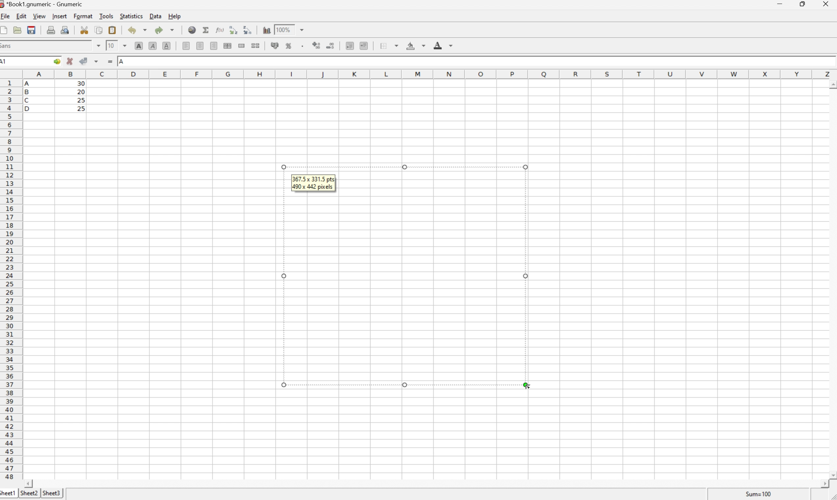 Image resolution: width=837 pixels, height=500 pixels. What do you see at coordinates (30, 82) in the screenshot?
I see `A` at bounding box center [30, 82].